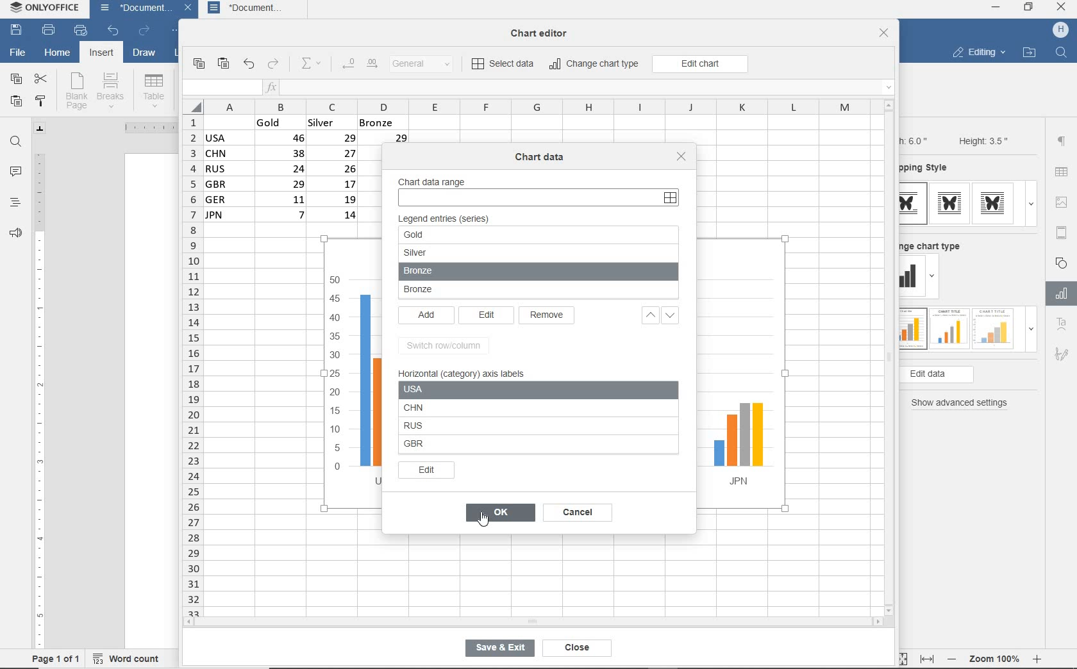 The width and height of the screenshot is (1077, 669). Describe the element at coordinates (1059, 293) in the screenshot. I see `Chart settings` at that location.